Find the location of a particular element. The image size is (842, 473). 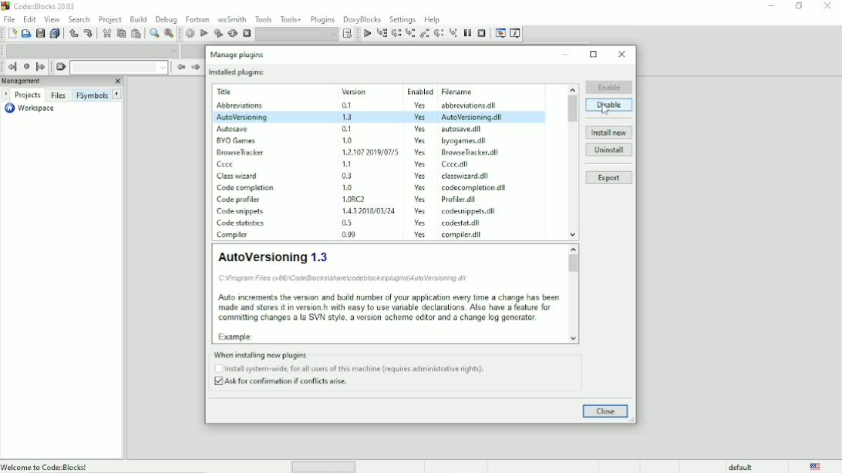

Yes is located at coordinates (421, 117).